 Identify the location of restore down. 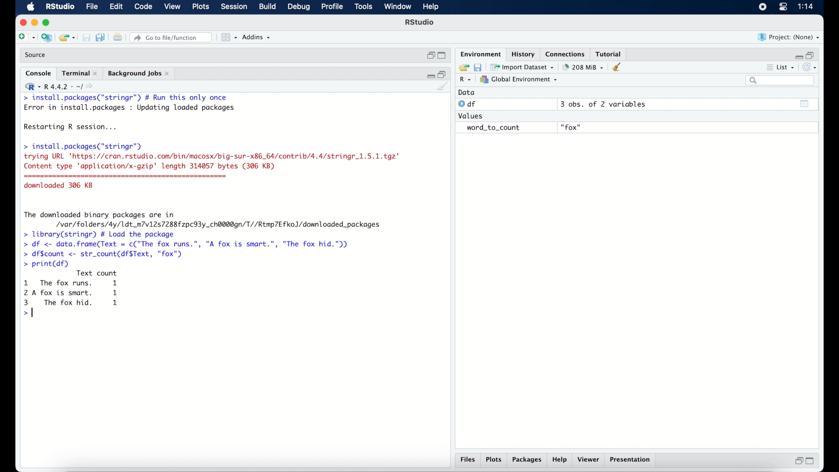
(430, 56).